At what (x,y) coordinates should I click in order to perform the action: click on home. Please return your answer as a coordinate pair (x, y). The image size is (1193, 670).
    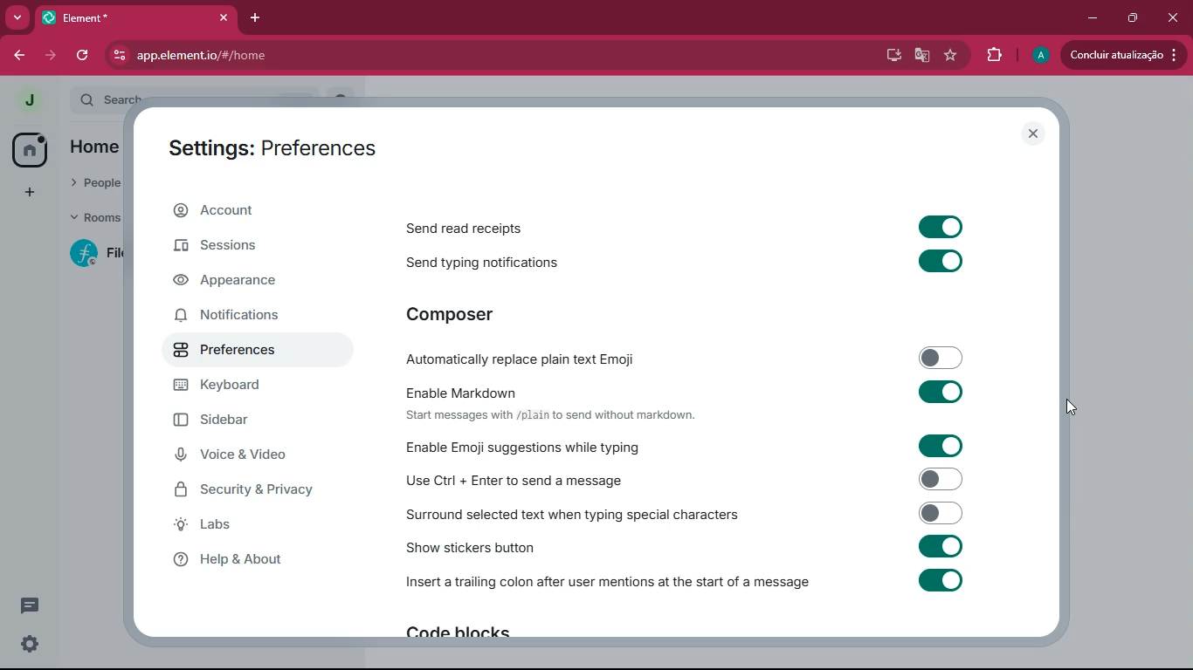
    Looking at the image, I should click on (100, 149).